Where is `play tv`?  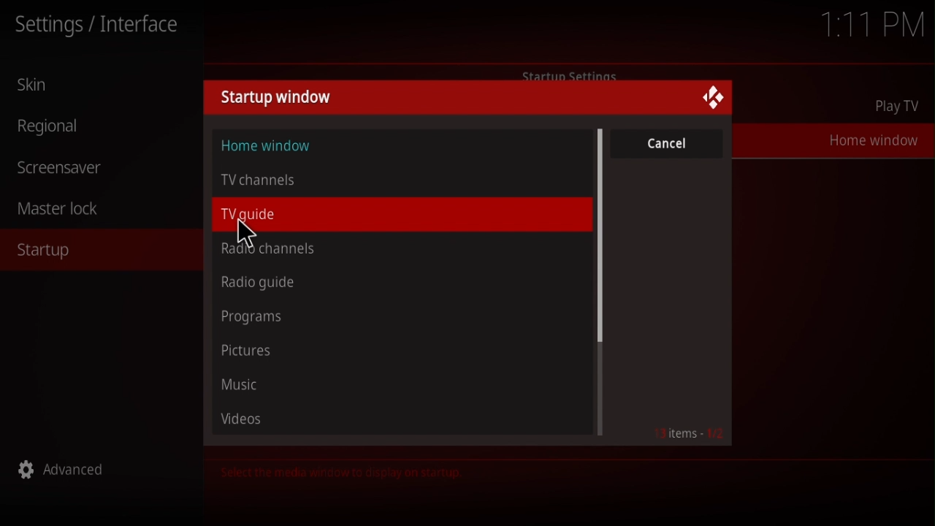 play tv is located at coordinates (900, 107).